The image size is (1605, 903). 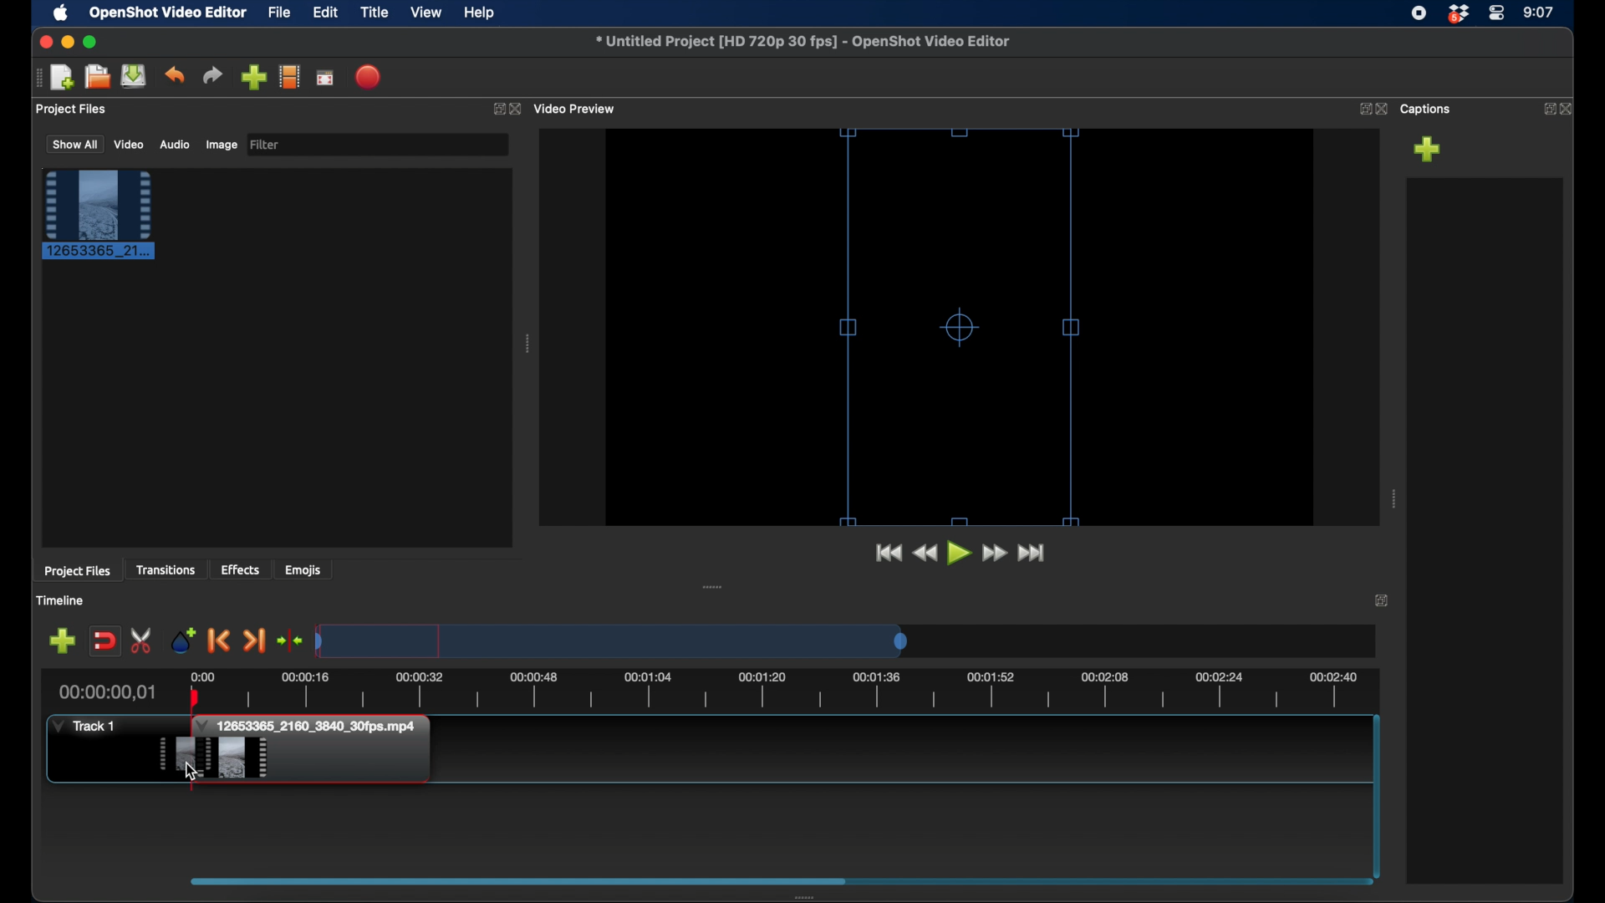 I want to click on disable snapping, so click(x=104, y=641).